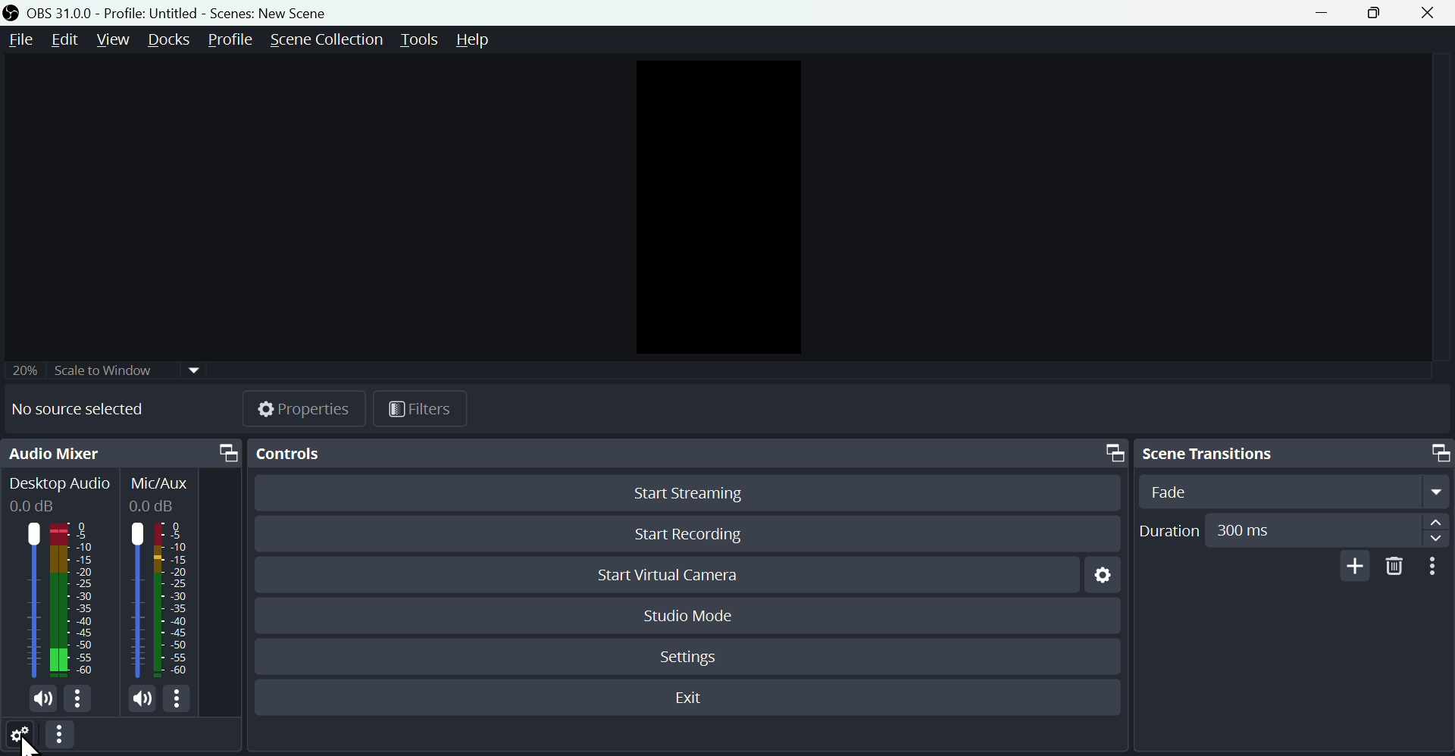  I want to click on More options, so click(180, 701).